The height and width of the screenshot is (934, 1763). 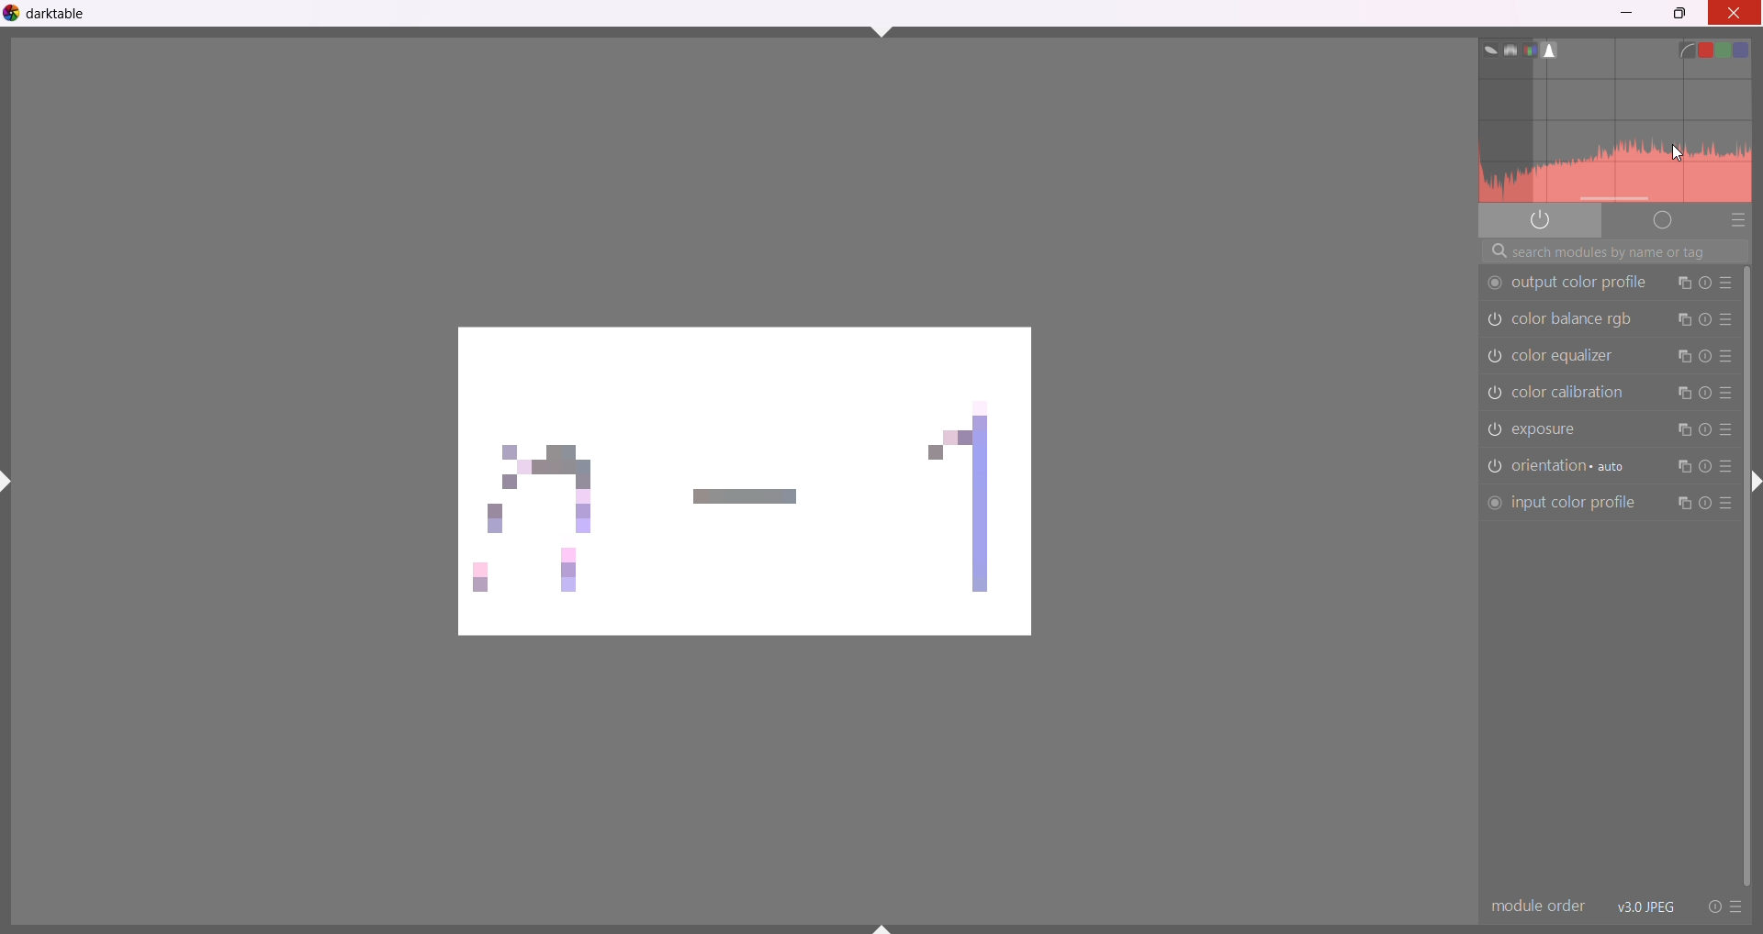 I want to click on blue, so click(x=1754, y=48).